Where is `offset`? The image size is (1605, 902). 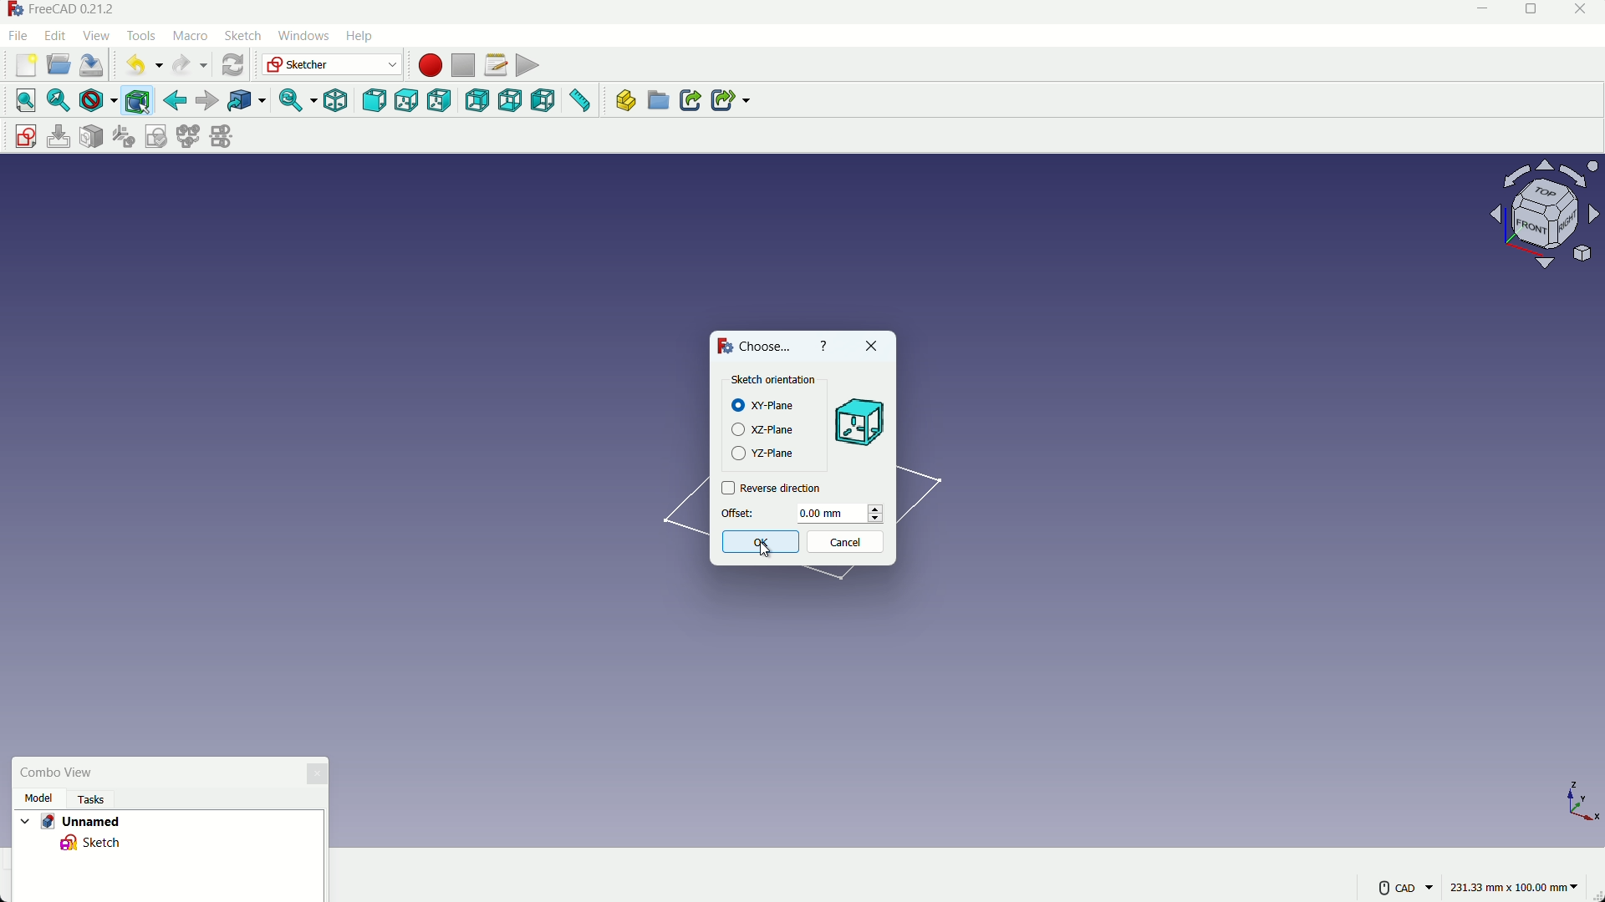
offset is located at coordinates (802, 514).